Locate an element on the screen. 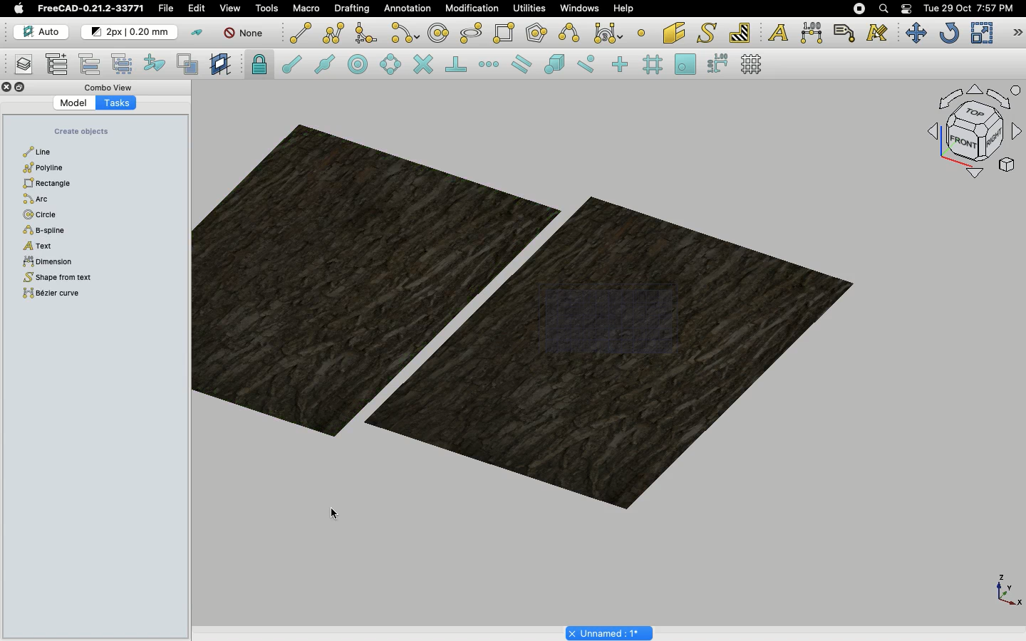 The width and height of the screenshot is (1026, 641). Sphere is located at coordinates (49, 231).